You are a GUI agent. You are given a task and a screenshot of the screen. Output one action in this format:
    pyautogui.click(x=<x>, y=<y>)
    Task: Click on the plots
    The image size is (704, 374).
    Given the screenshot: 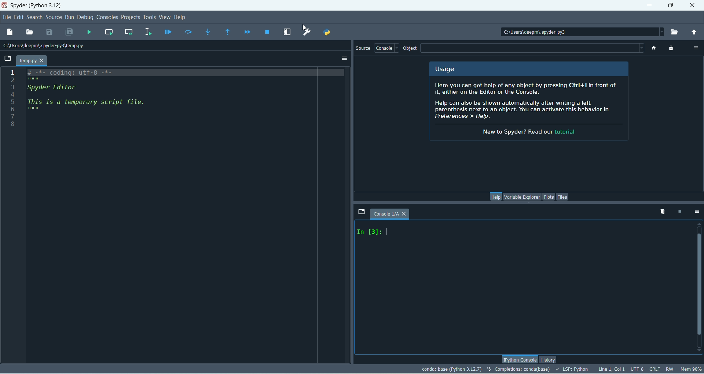 What is the action you would take?
    pyautogui.click(x=549, y=197)
    